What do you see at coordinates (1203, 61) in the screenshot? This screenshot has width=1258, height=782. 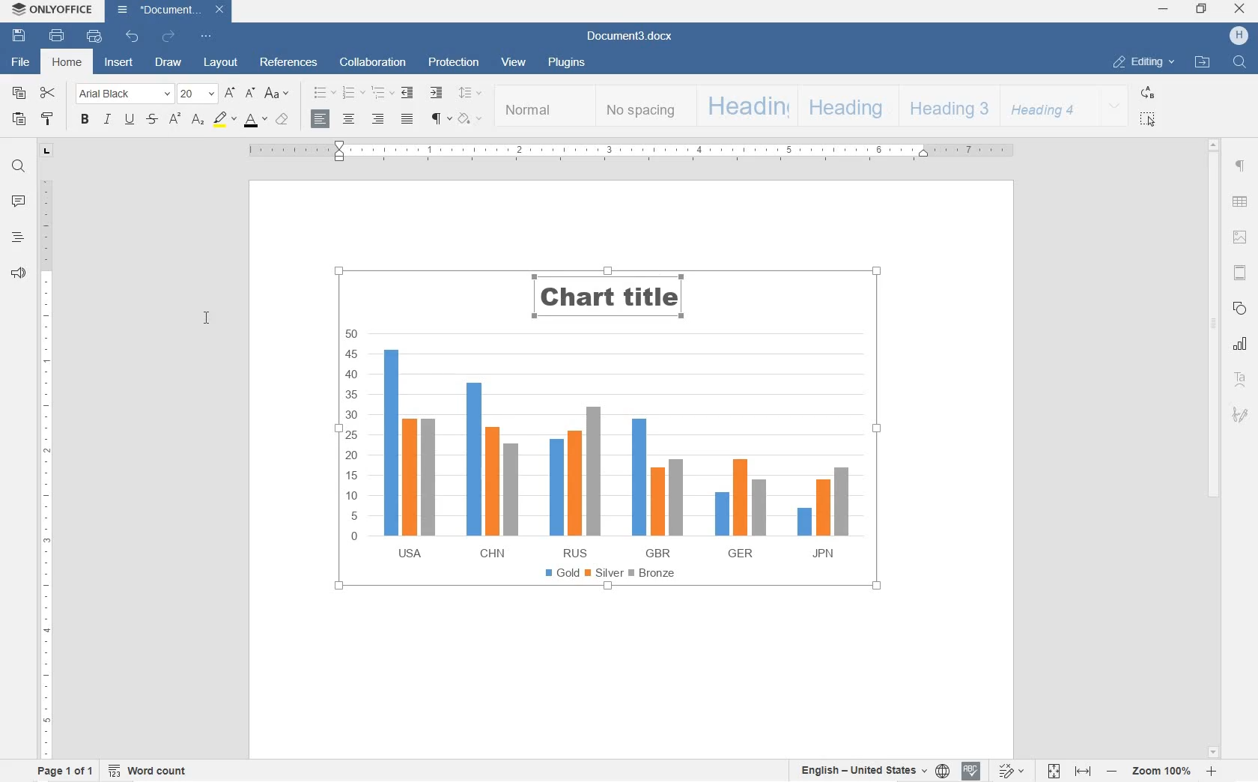 I see `OPEN FILE LOCATION` at bounding box center [1203, 61].